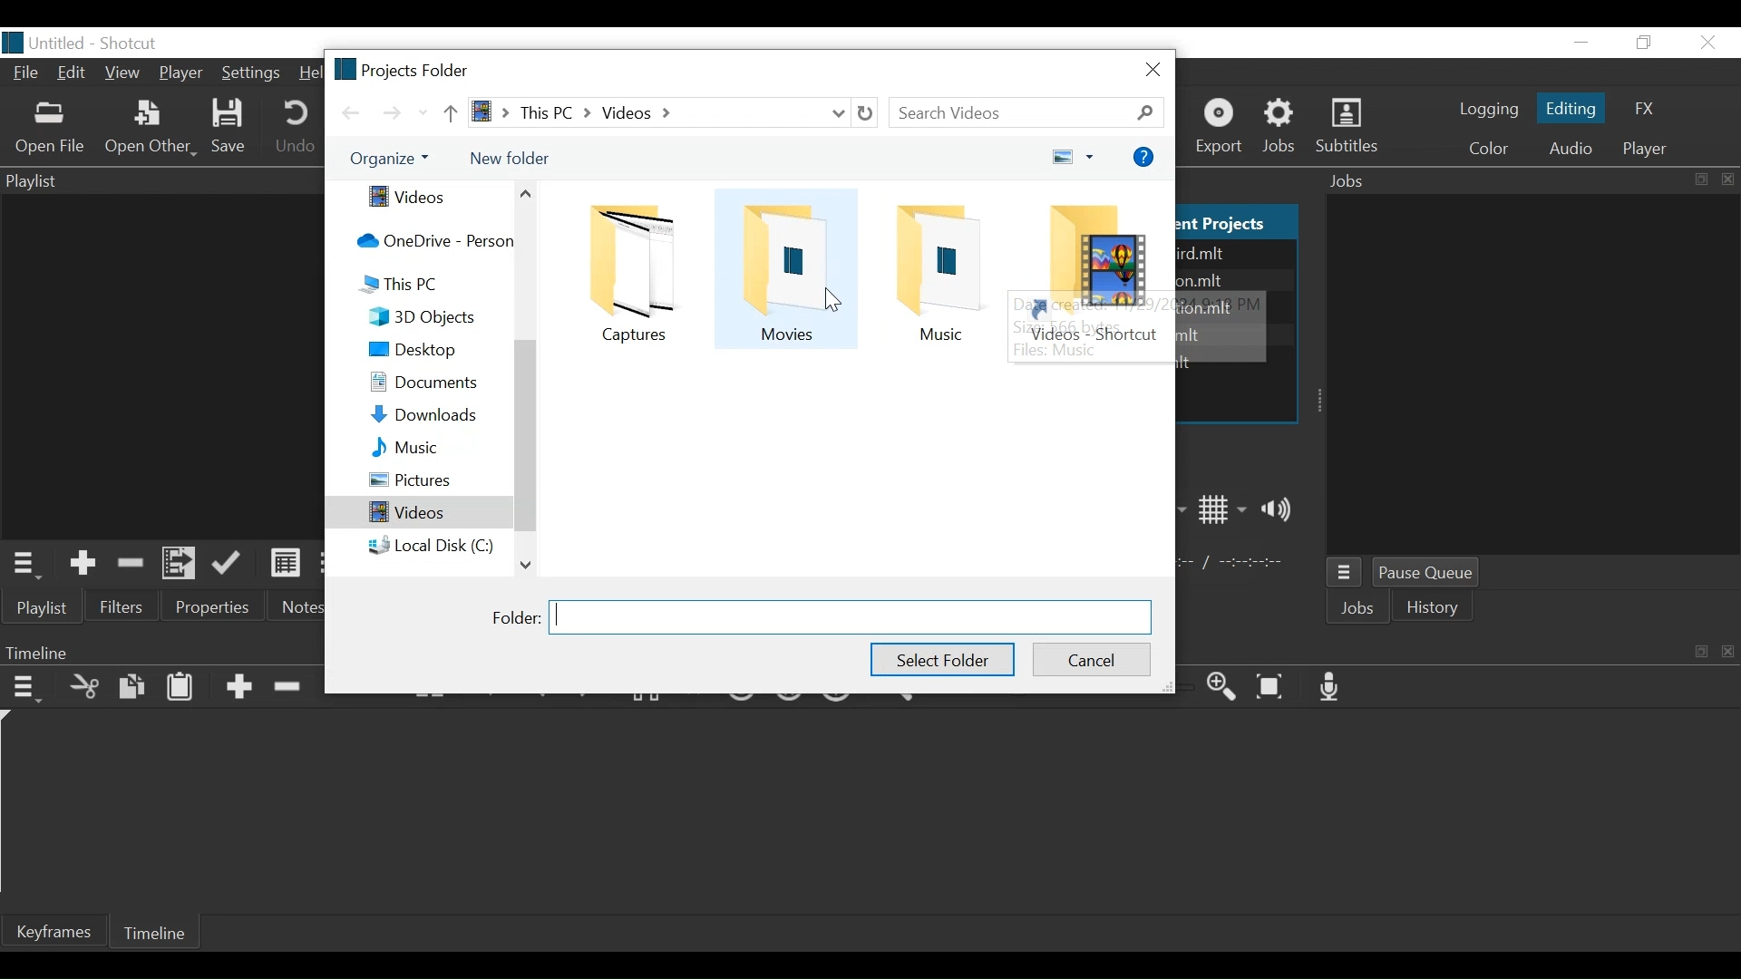  What do you see at coordinates (182, 73) in the screenshot?
I see `Player` at bounding box center [182, 73].